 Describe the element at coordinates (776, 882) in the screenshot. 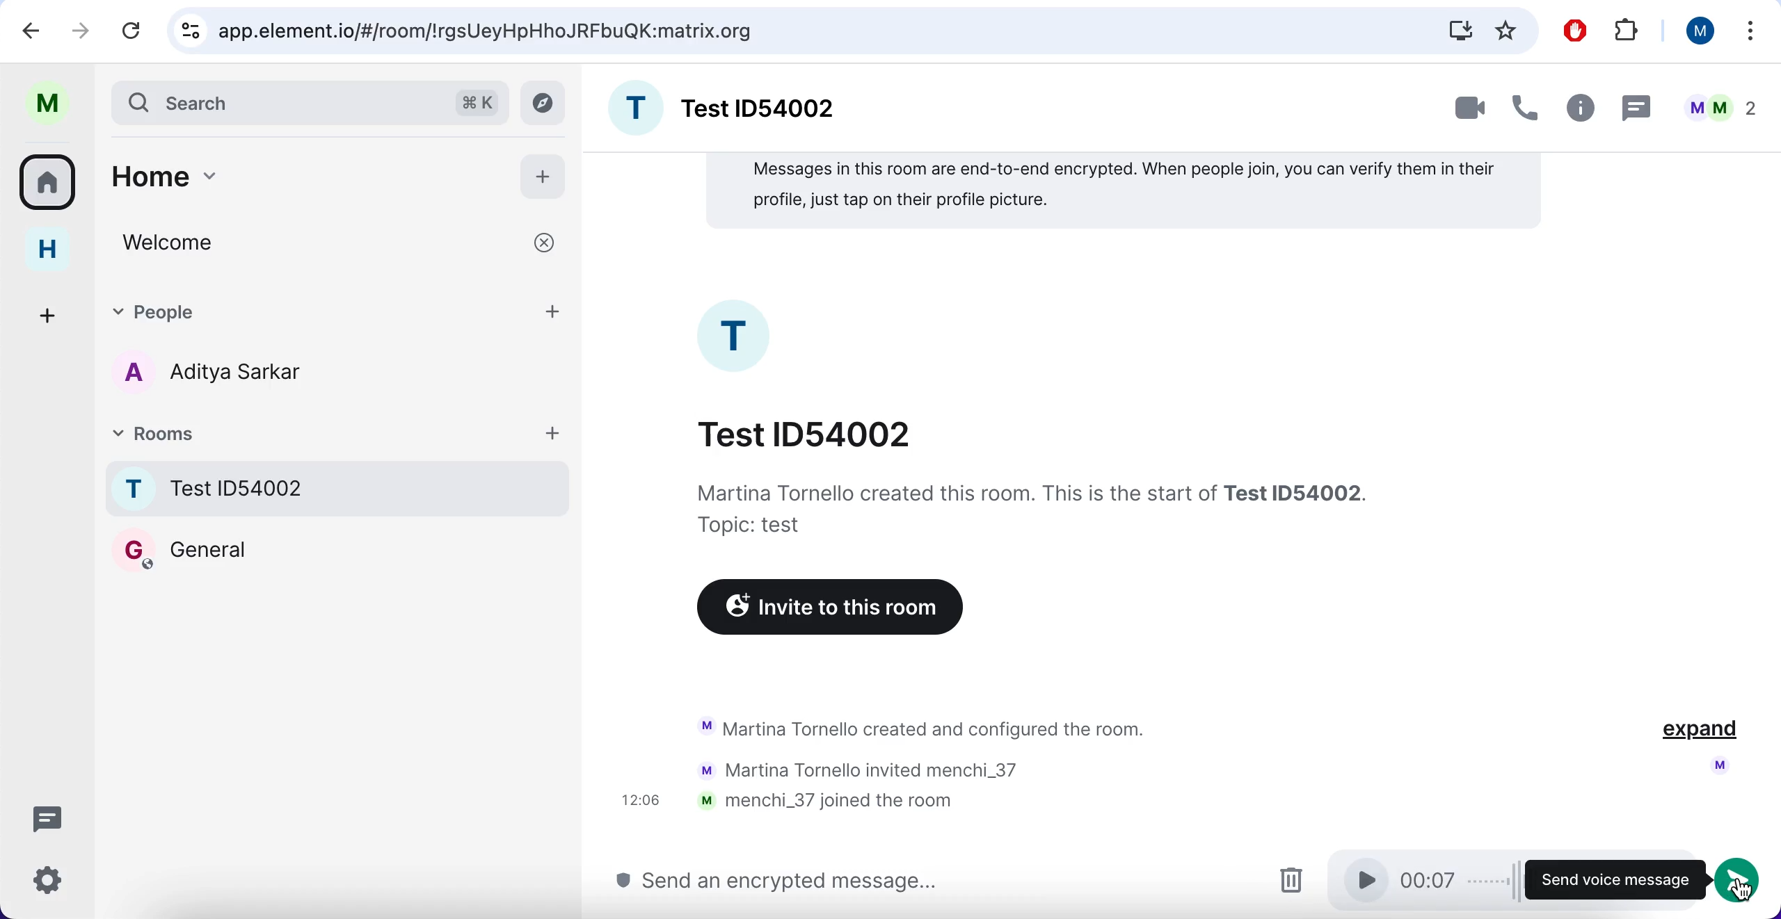

I see `send an encrypted message` at that location.